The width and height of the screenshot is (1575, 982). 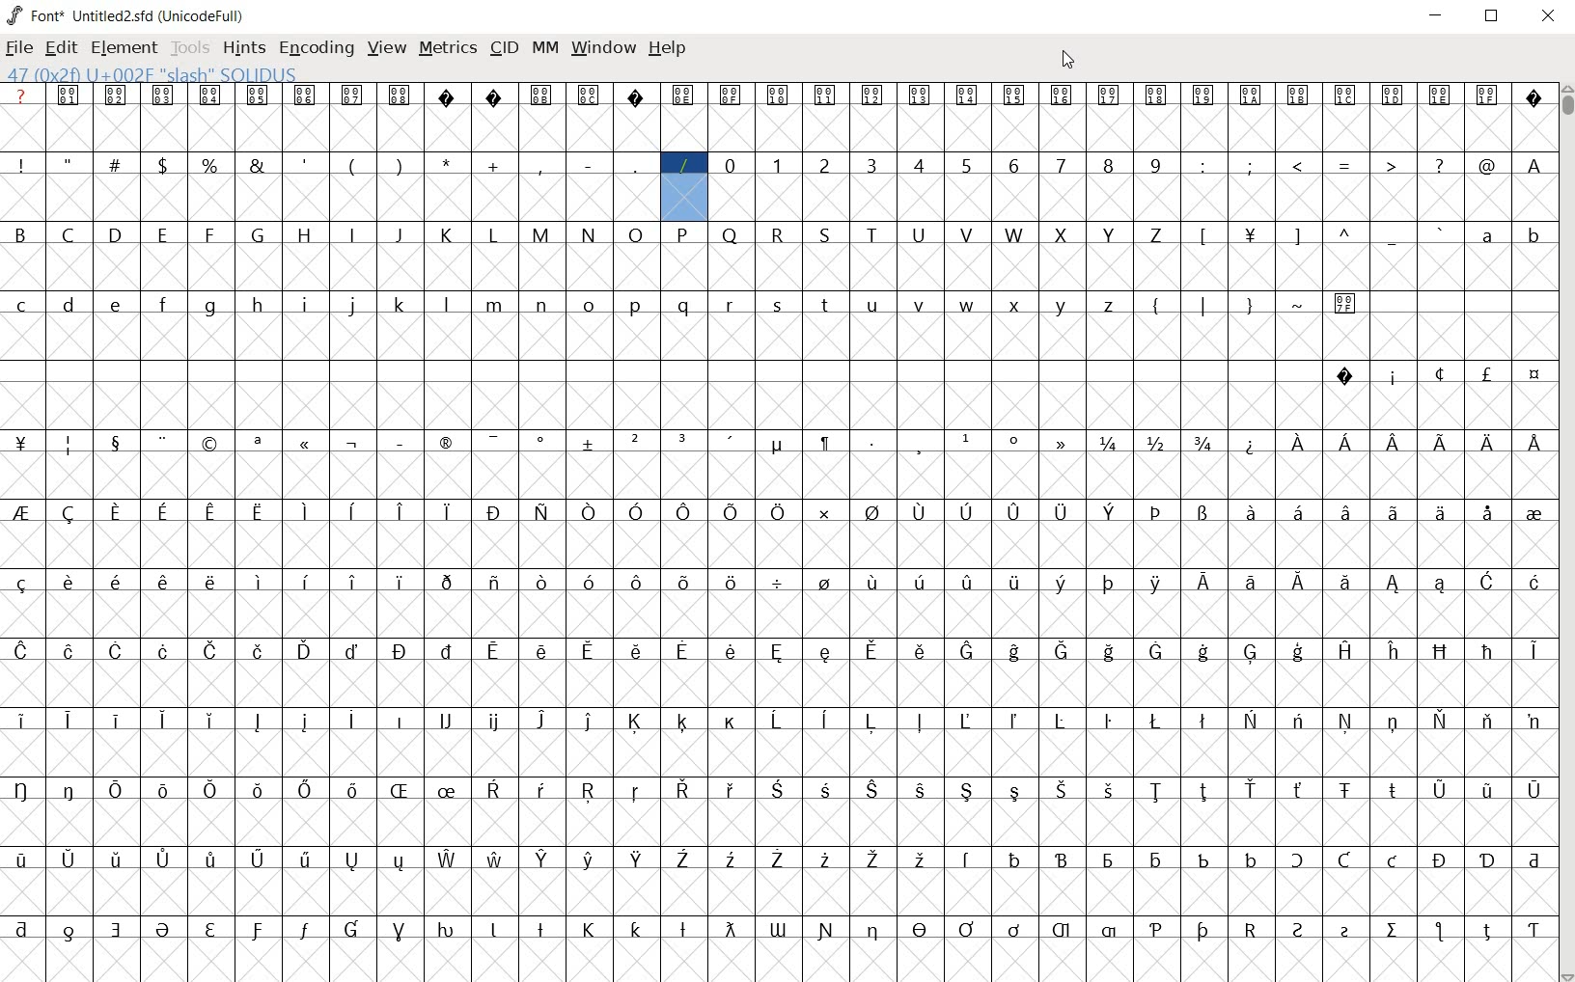 I want to click on glyph, so click(x=1298, y=652).